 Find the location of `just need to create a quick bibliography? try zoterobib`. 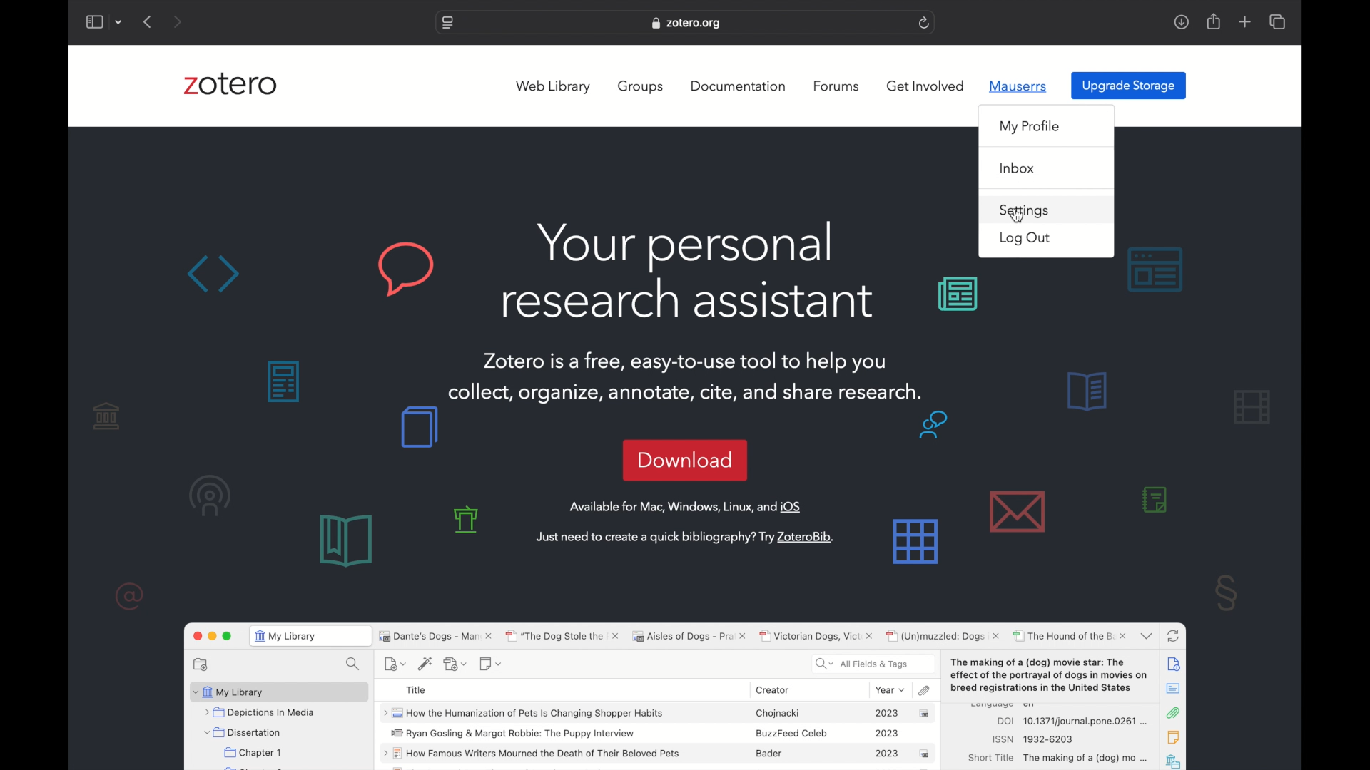

just need to create a quick bibliography? try zoterobib is located at coordinates (685, 538).